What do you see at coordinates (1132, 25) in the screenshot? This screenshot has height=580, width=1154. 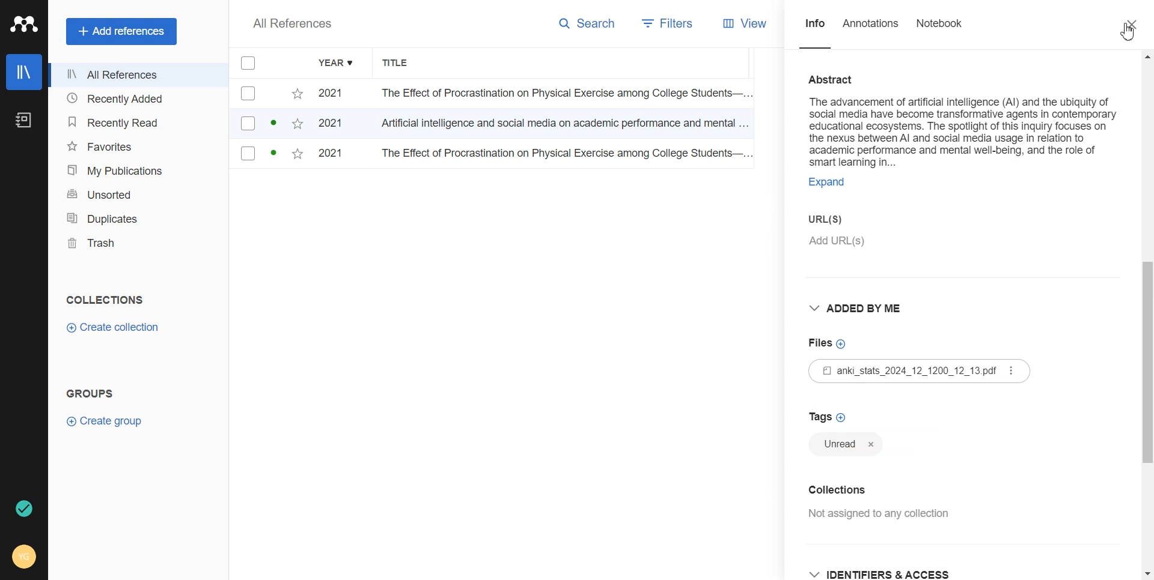 I see `Close` at bounding box center [1132, 25].